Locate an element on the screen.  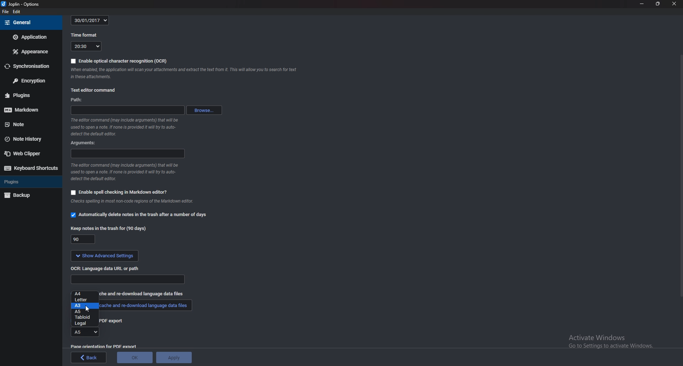
Application is located at coordinates (30, 37).